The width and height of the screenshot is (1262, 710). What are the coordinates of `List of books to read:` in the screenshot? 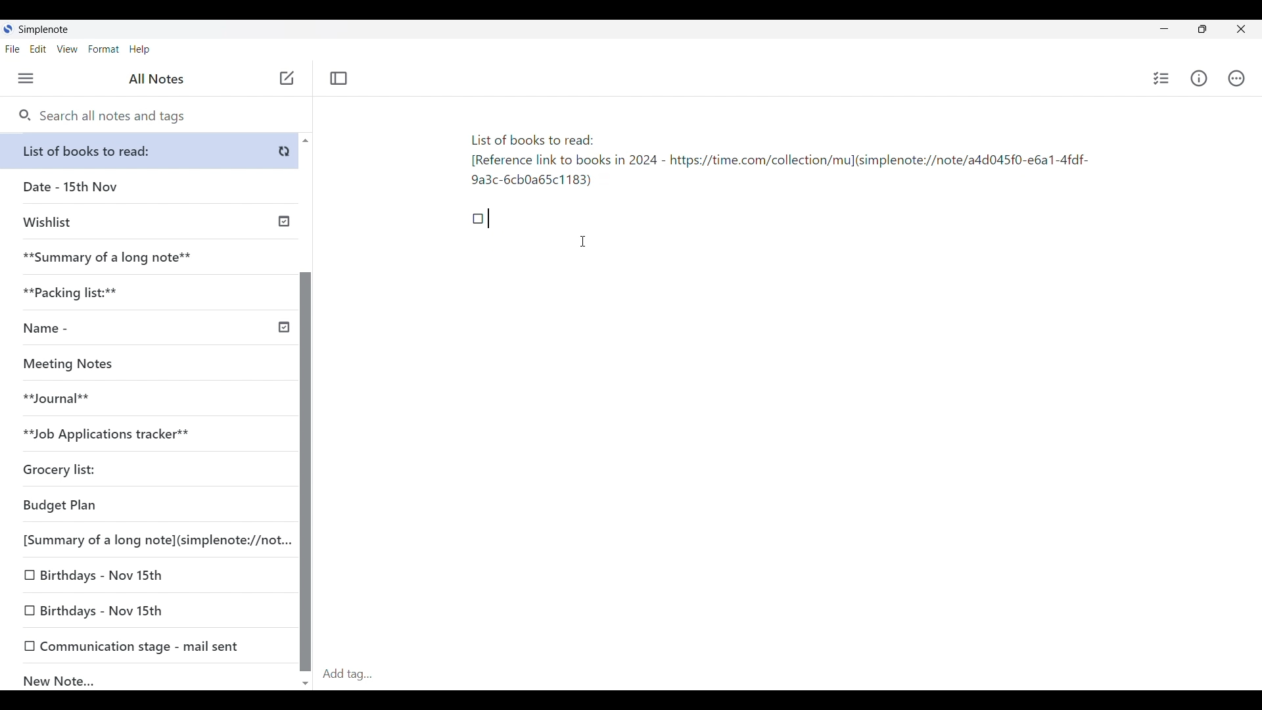 It's located at (152, 151).